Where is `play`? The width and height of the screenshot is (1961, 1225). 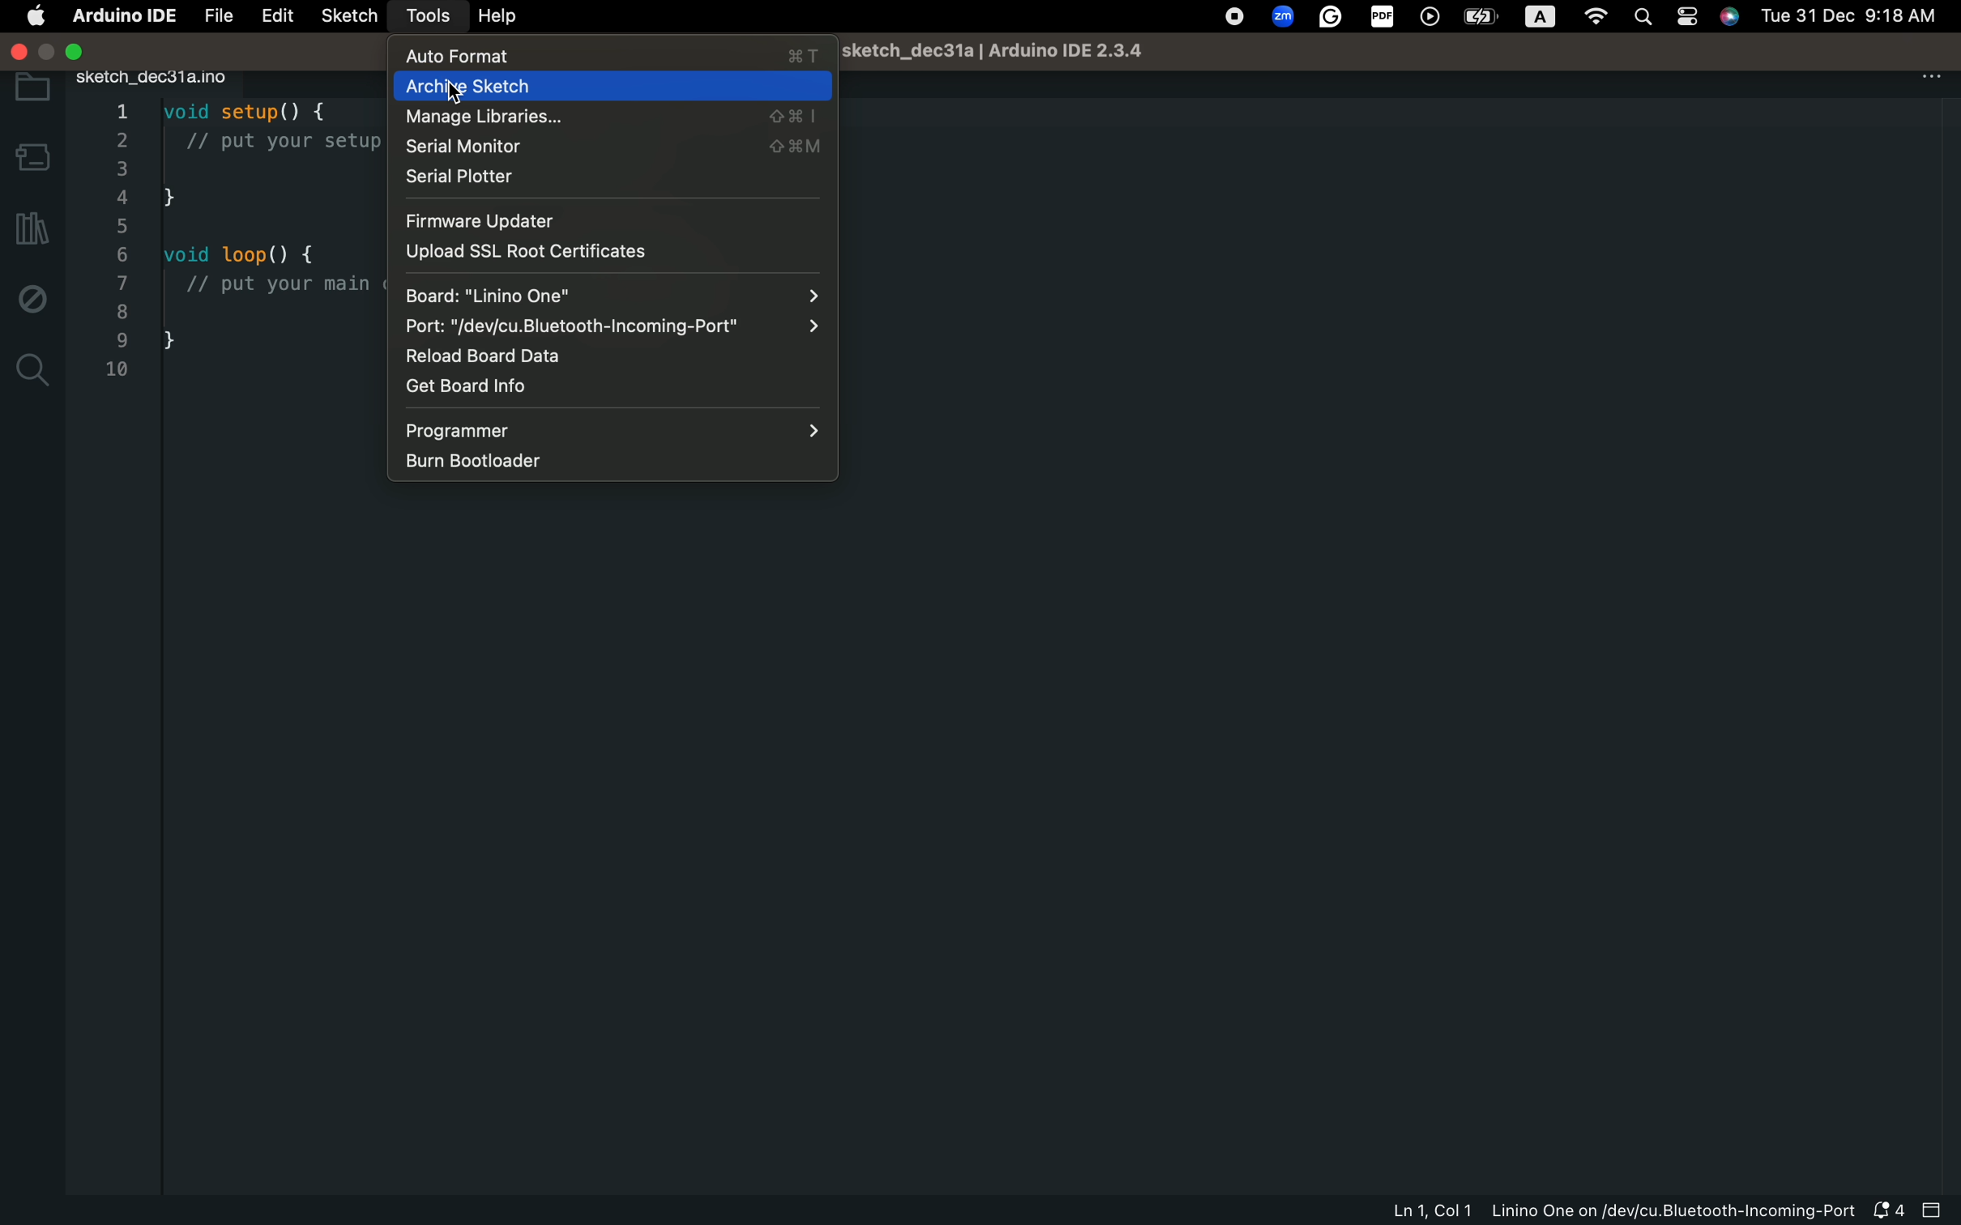 play is located at coordinates (1431, 19).